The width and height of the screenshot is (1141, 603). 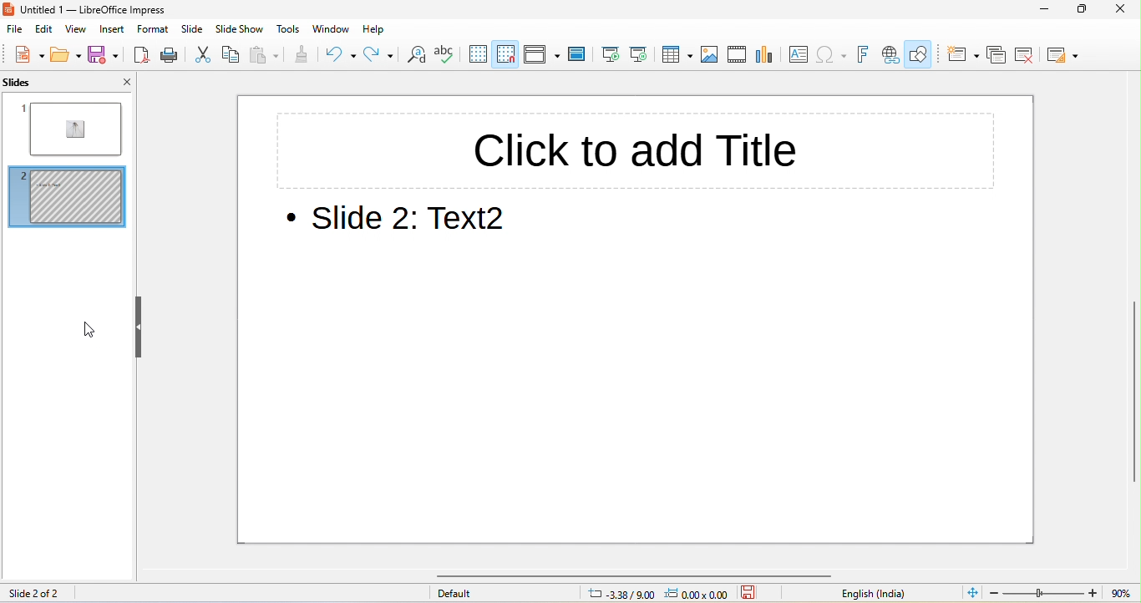 I want to click on find and replace, so click(x=419, y=56).